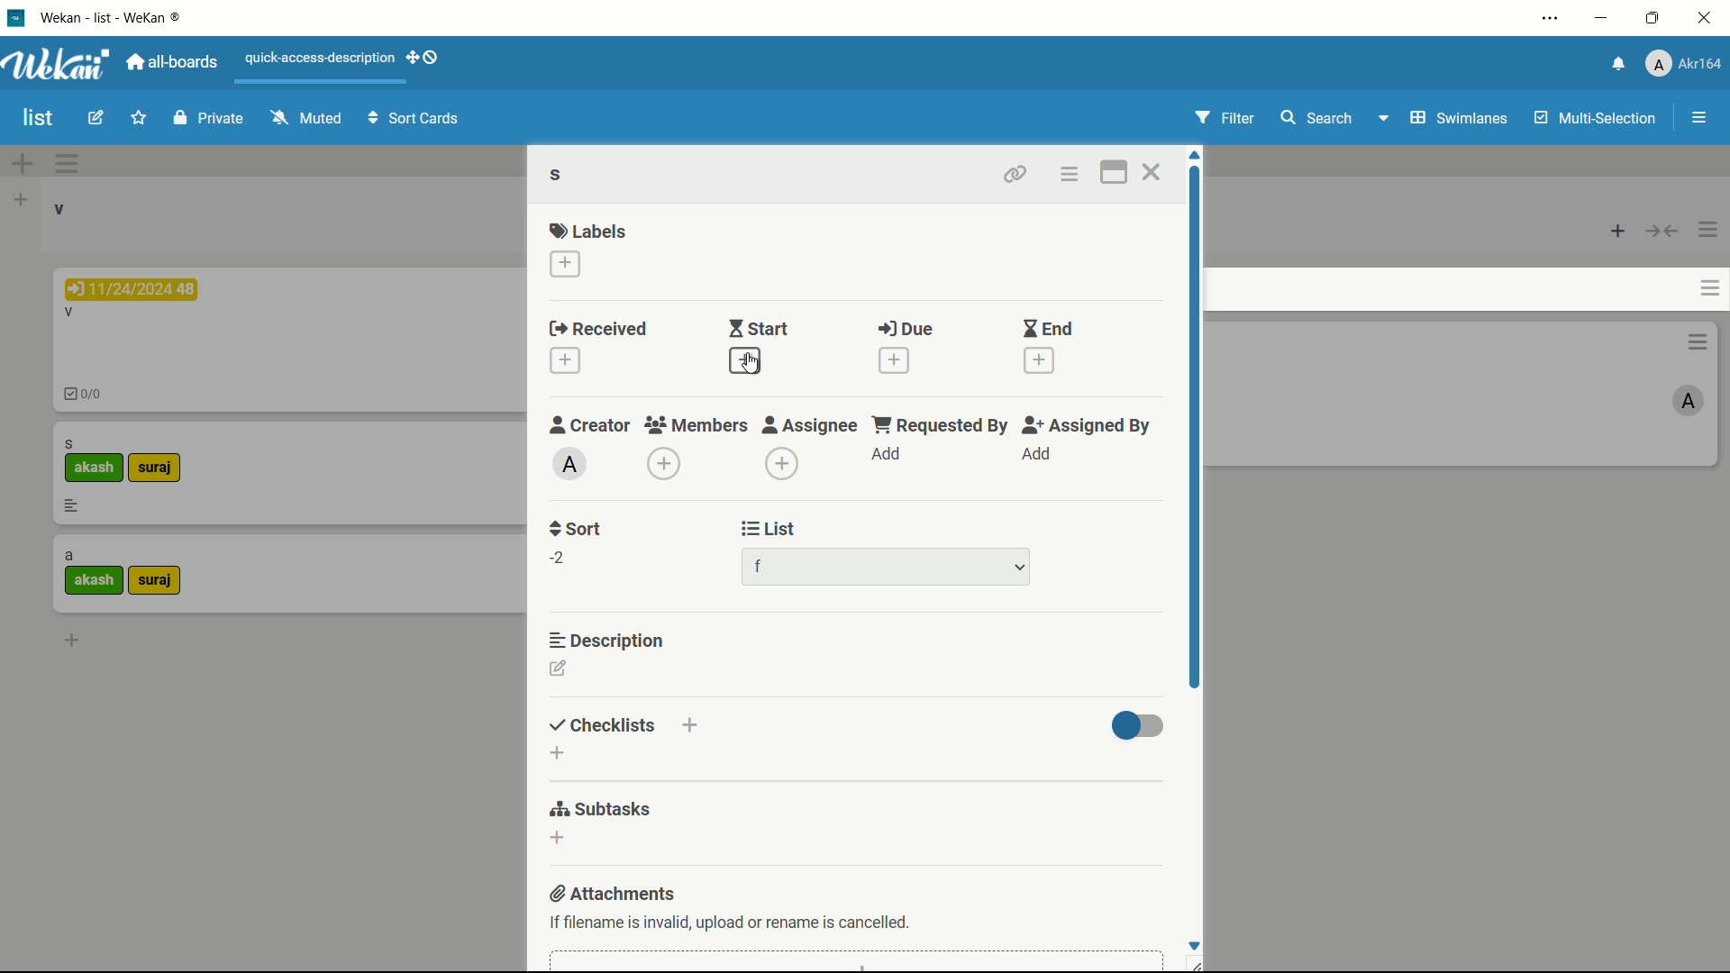  What do you see at coordinates (1194, 427) in the screenshot?
I see `scroll bar` at bounding box center [1194, 427].